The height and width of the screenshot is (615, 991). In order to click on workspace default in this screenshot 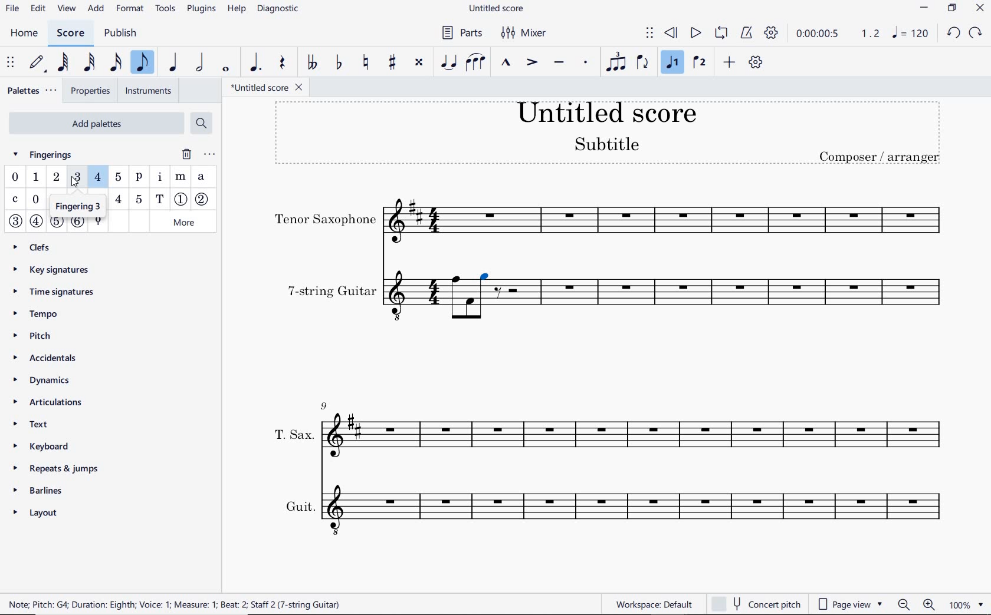, I will do `click(654, 604)`.